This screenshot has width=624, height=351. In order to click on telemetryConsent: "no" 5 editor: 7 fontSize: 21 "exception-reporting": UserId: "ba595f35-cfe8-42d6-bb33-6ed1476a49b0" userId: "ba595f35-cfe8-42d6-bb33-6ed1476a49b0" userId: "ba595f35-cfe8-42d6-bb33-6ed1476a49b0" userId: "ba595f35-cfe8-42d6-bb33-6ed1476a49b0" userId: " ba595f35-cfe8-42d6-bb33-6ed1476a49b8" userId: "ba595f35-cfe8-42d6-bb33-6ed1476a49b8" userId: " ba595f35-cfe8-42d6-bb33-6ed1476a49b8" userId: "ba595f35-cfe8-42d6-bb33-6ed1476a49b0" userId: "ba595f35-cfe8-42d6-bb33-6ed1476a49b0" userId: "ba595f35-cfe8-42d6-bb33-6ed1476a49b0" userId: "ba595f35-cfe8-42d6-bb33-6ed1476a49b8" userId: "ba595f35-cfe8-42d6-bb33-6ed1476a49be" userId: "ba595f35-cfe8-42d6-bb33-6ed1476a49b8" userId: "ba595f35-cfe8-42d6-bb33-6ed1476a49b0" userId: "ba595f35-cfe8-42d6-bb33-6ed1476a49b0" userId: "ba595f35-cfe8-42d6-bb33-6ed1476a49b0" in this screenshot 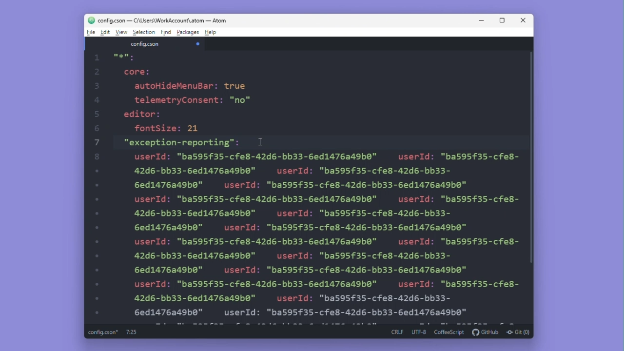, I will do `click(316, 209)`.